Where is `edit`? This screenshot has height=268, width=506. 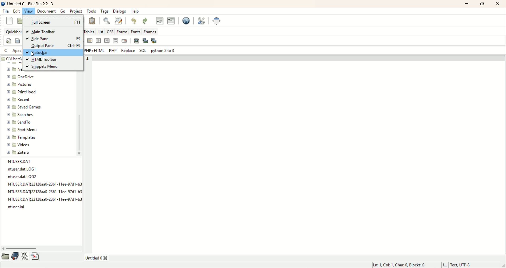 edit is located at coordinates (16, 12).